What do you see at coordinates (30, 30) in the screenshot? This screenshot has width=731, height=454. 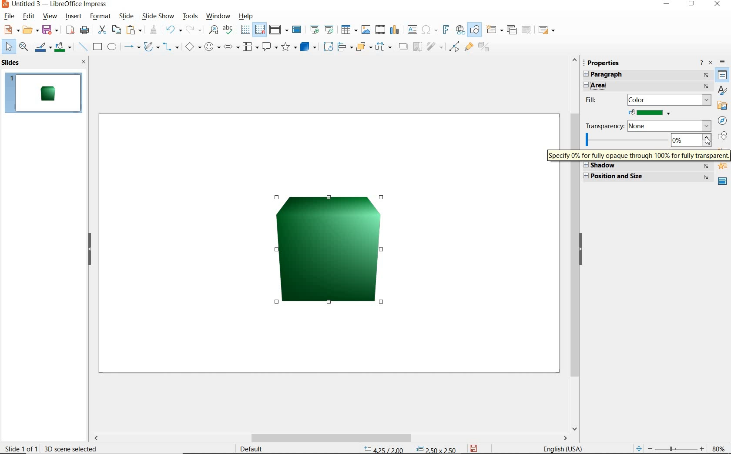 I see `open` at bounding box center [30, 30].